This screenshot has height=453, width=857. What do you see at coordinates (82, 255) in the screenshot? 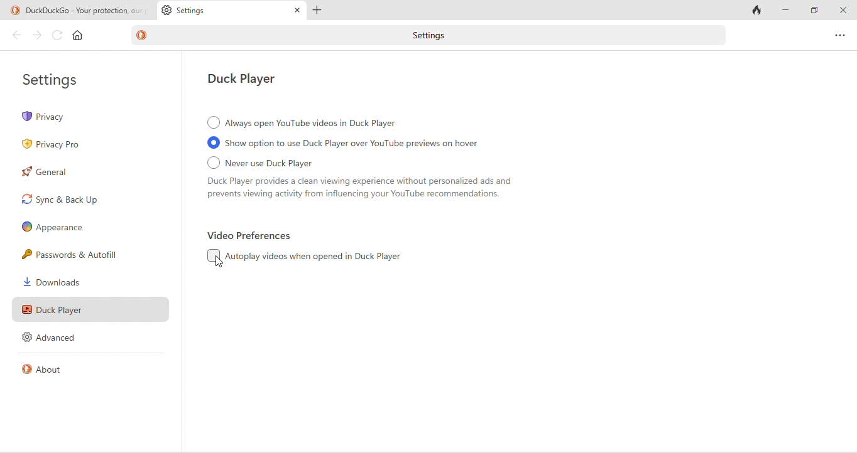
I see `passwords and autofill` at bounding box center [82, 255].